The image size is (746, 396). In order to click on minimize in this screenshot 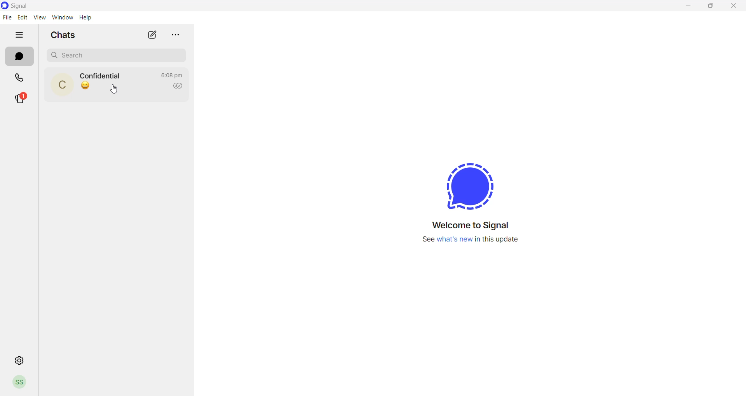, I will do `click(688, 6)`.